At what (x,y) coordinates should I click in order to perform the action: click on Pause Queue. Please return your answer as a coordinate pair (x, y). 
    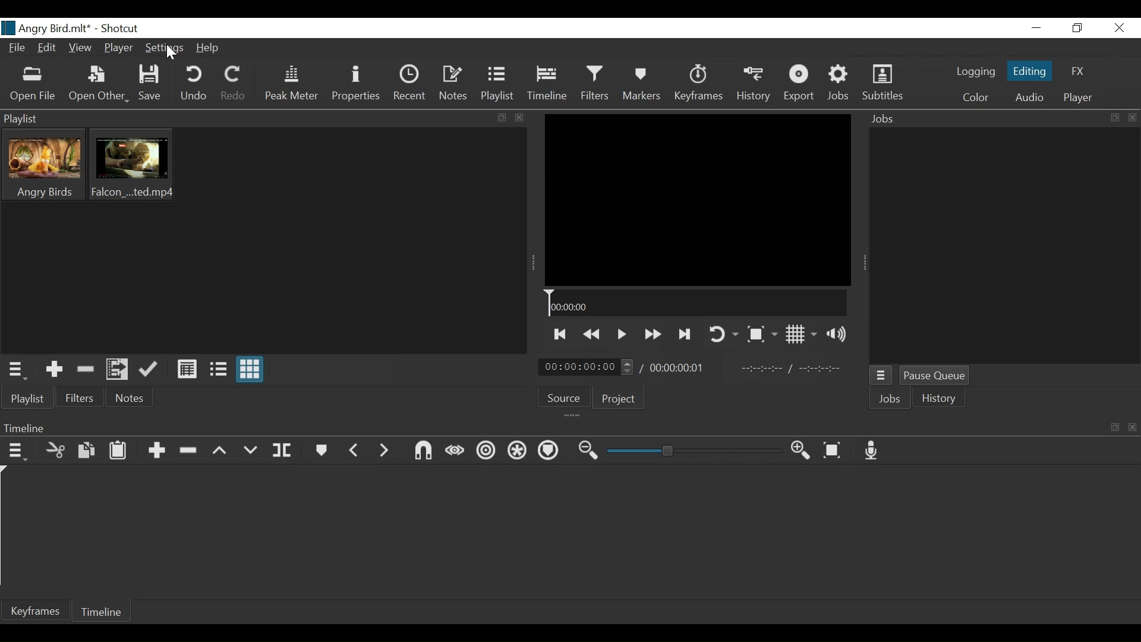
    Looking at the image, I should click on (935, 376).